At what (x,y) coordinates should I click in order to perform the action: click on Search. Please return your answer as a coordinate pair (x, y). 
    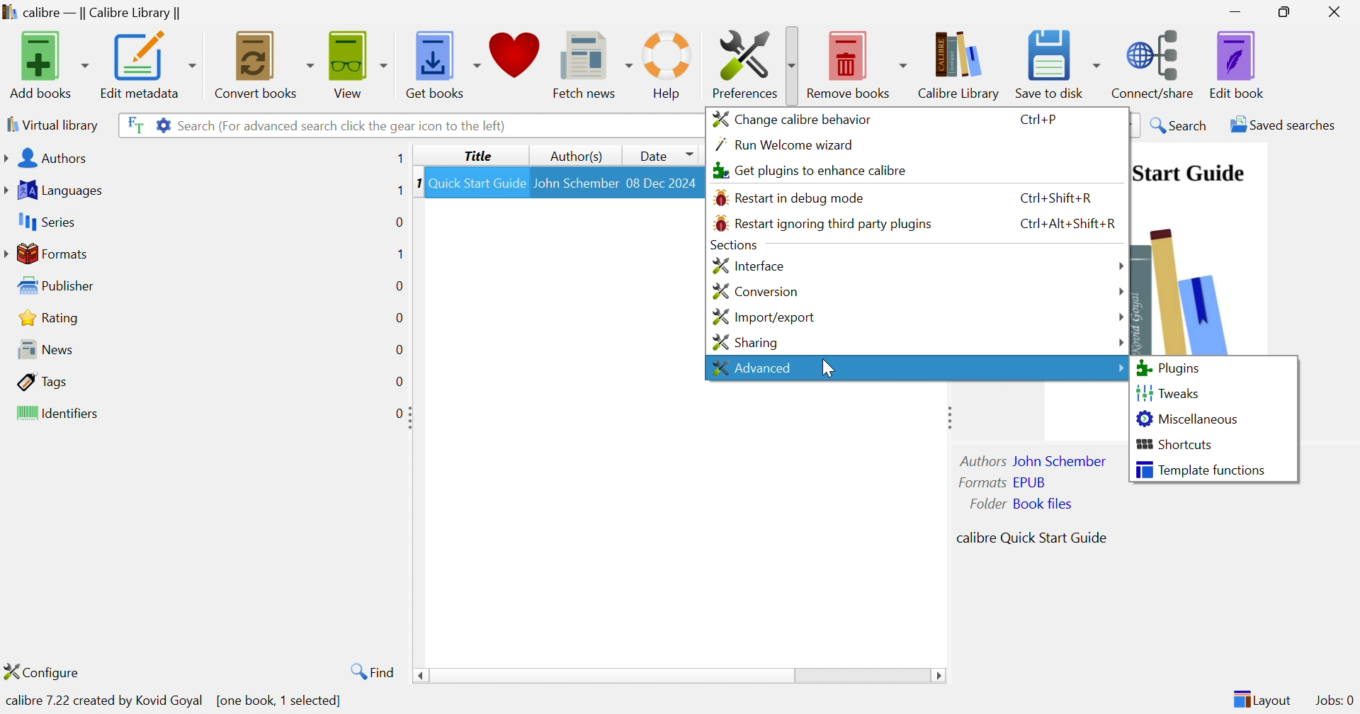
    Looking at the image, I should click on (1180, 125).